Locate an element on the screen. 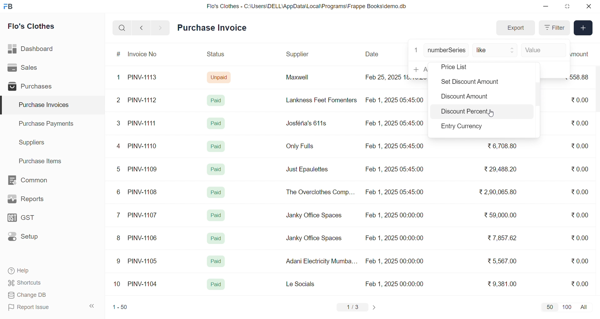 The image size is (600, 319). # is located at coordinates (119, 55).